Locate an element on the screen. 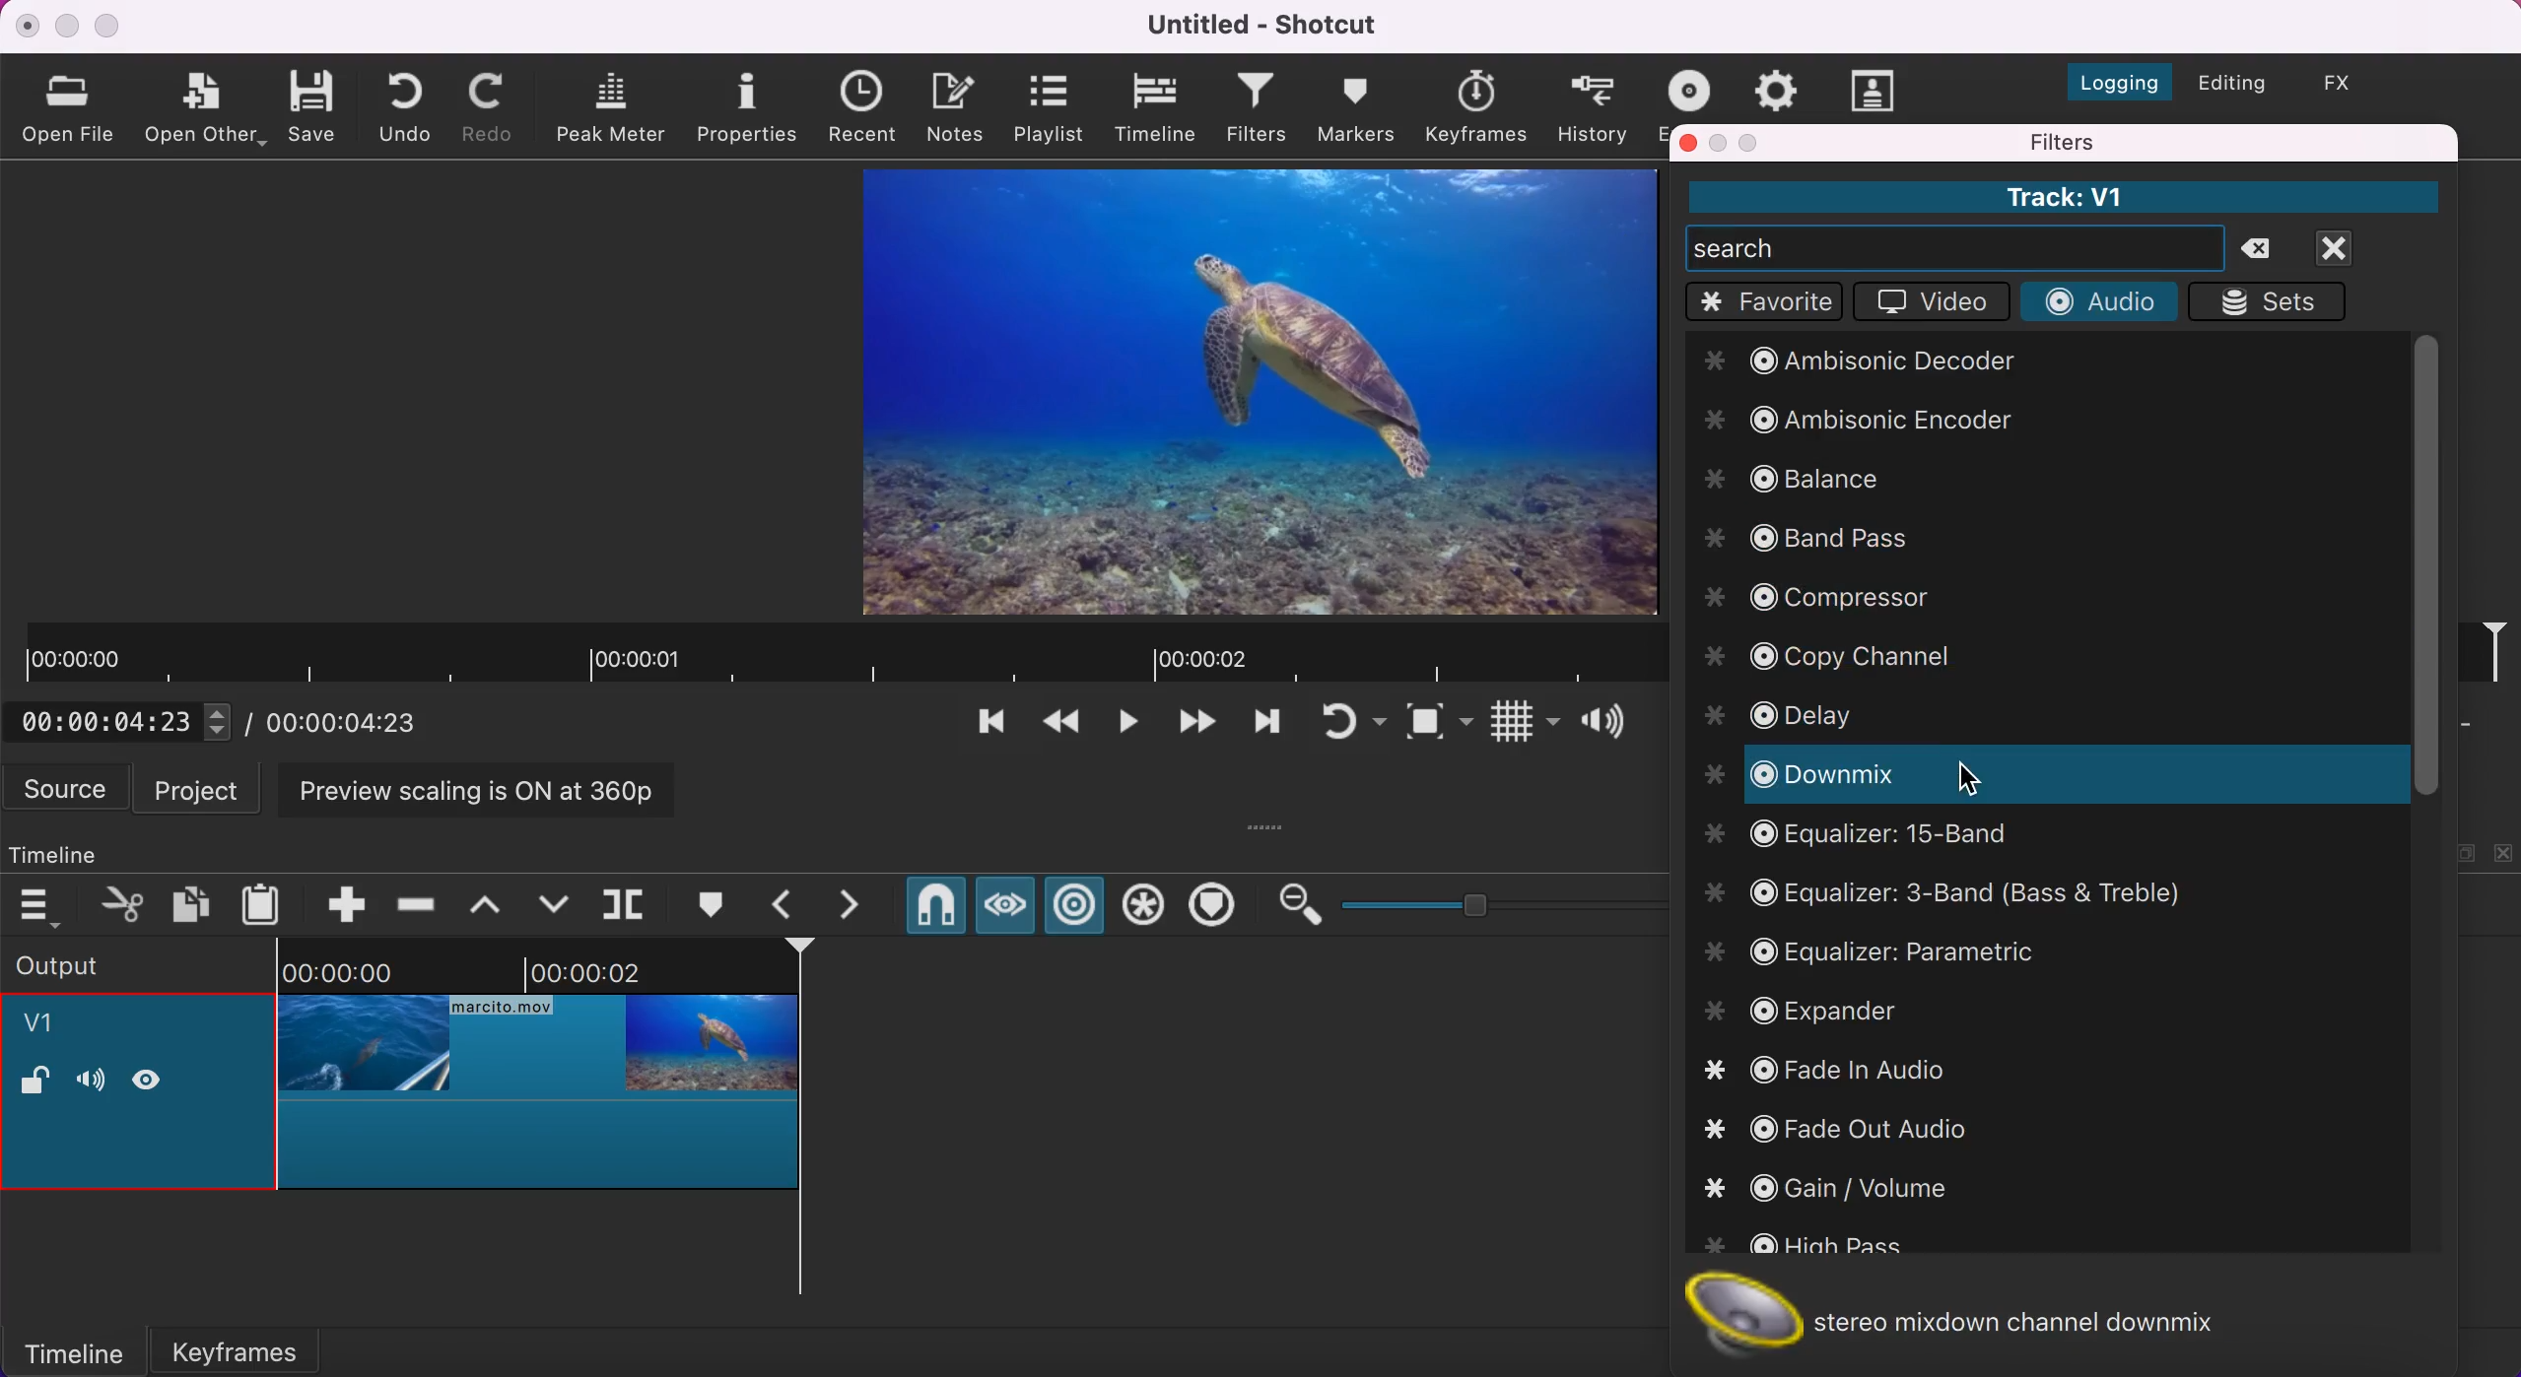 The image size is (2521, 1377). skip to the next point is located at coordinates (1194, 727).